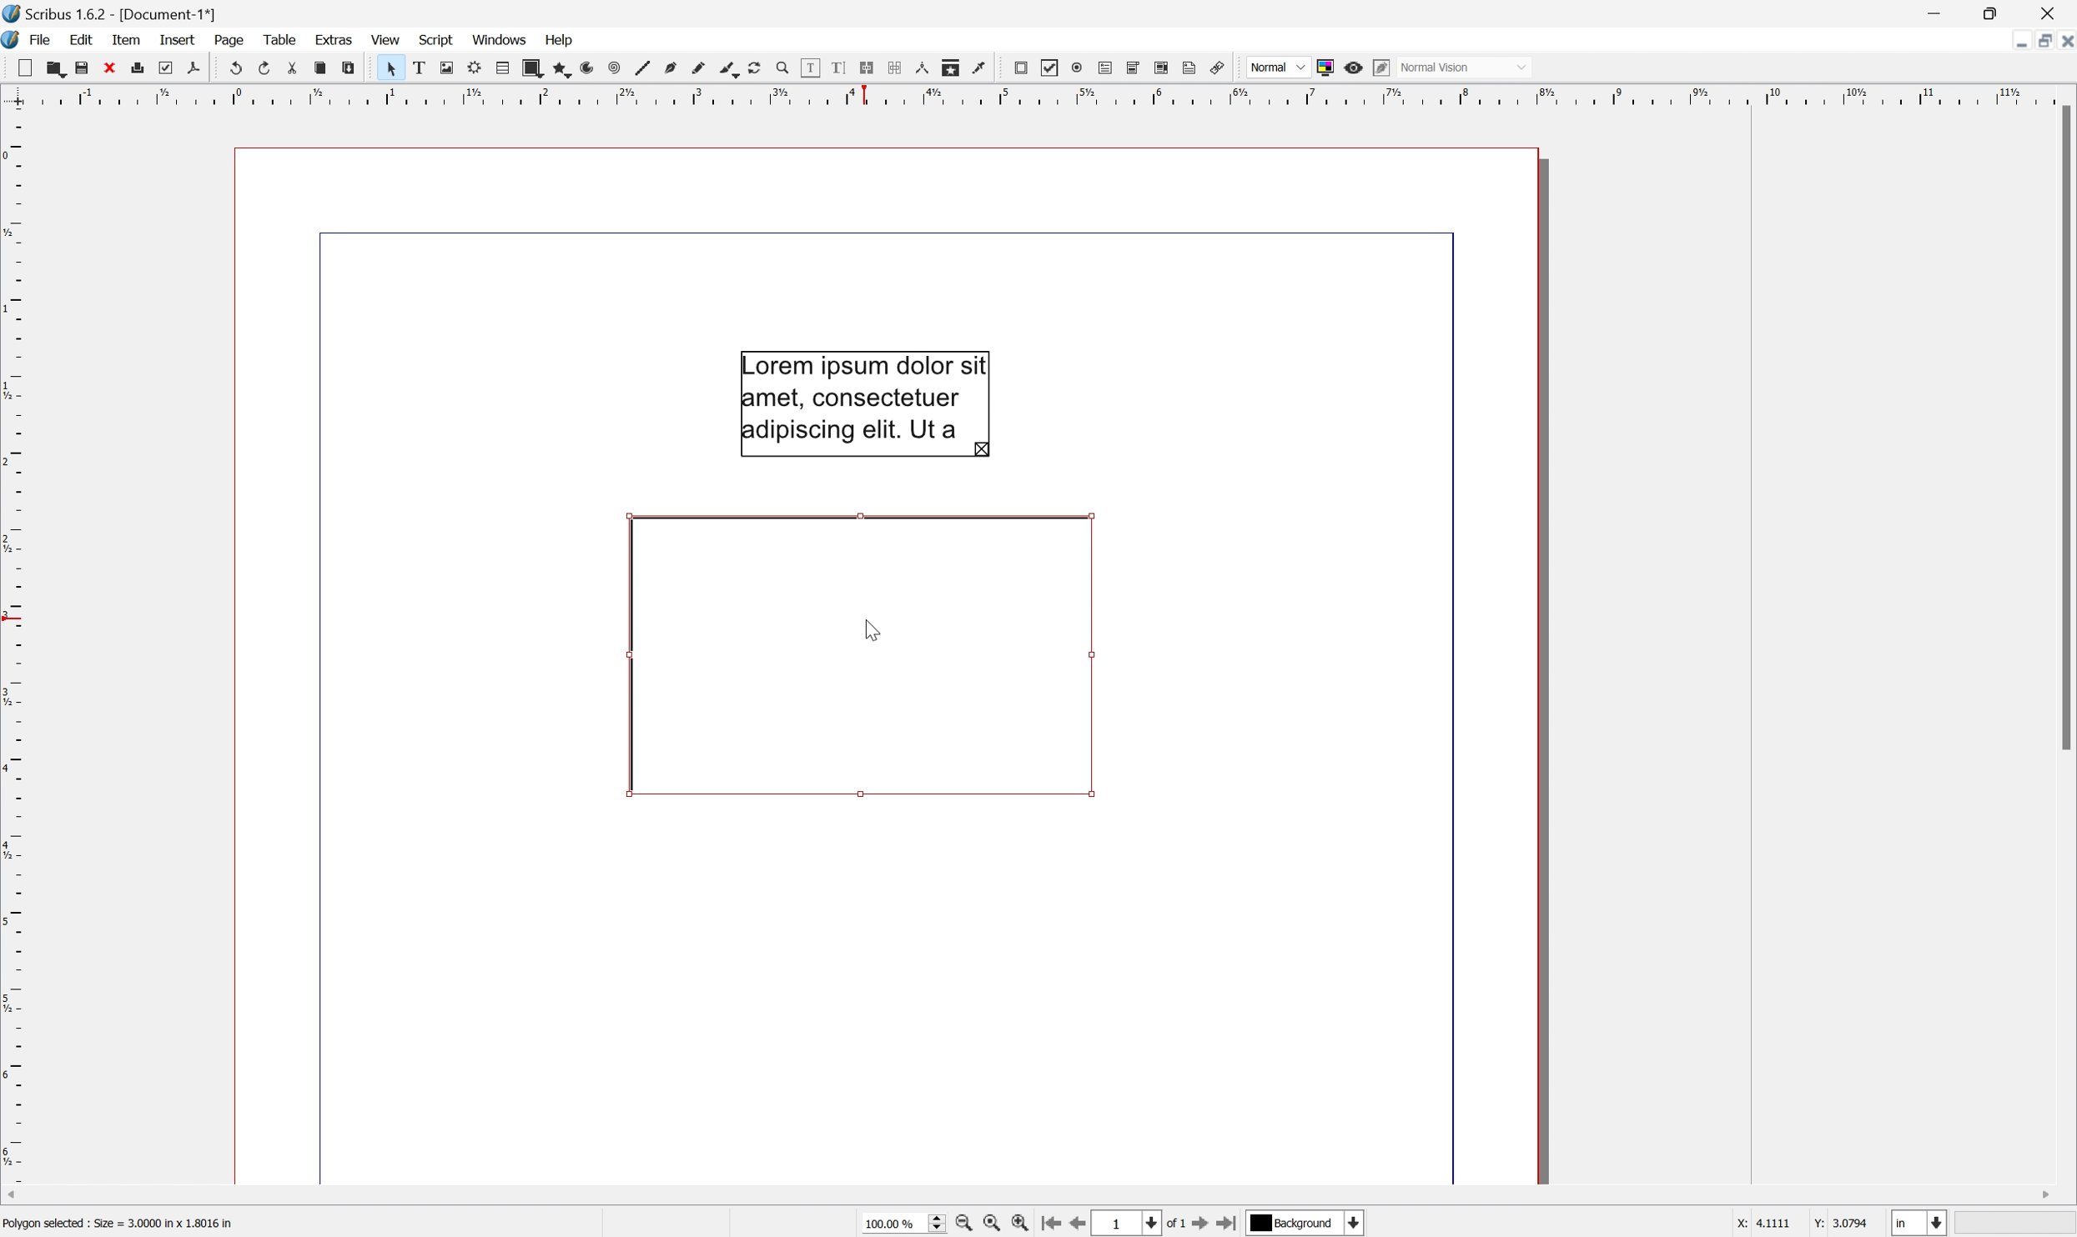  What do you see at coordinates (903, 1224) in the screenshot?
I see `Current zoom level` at bounding box center [903, 1224].